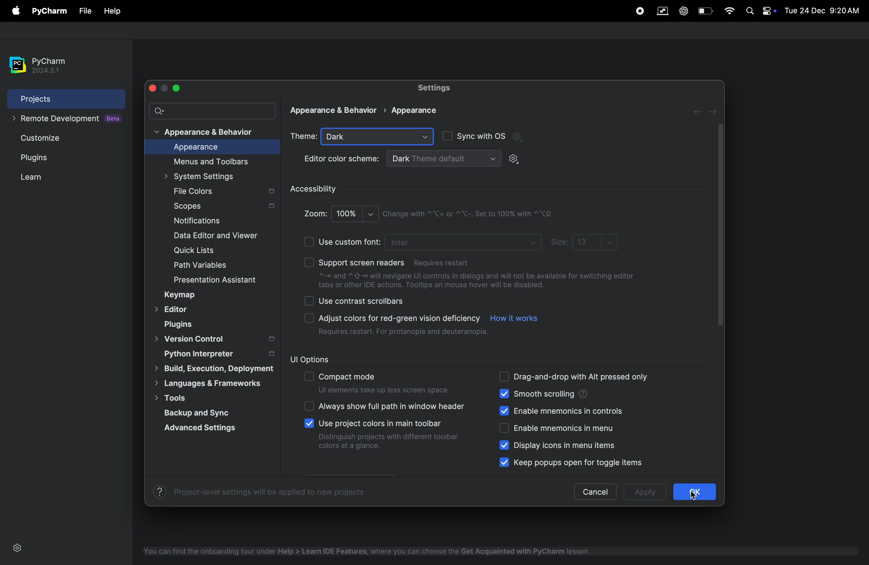 Image resolution: width=869 pixels, height=565 pixels. What do you see at coordinates (506, 411) in the screenshot?
I see `checkbox` at bounding box center [506, 411].